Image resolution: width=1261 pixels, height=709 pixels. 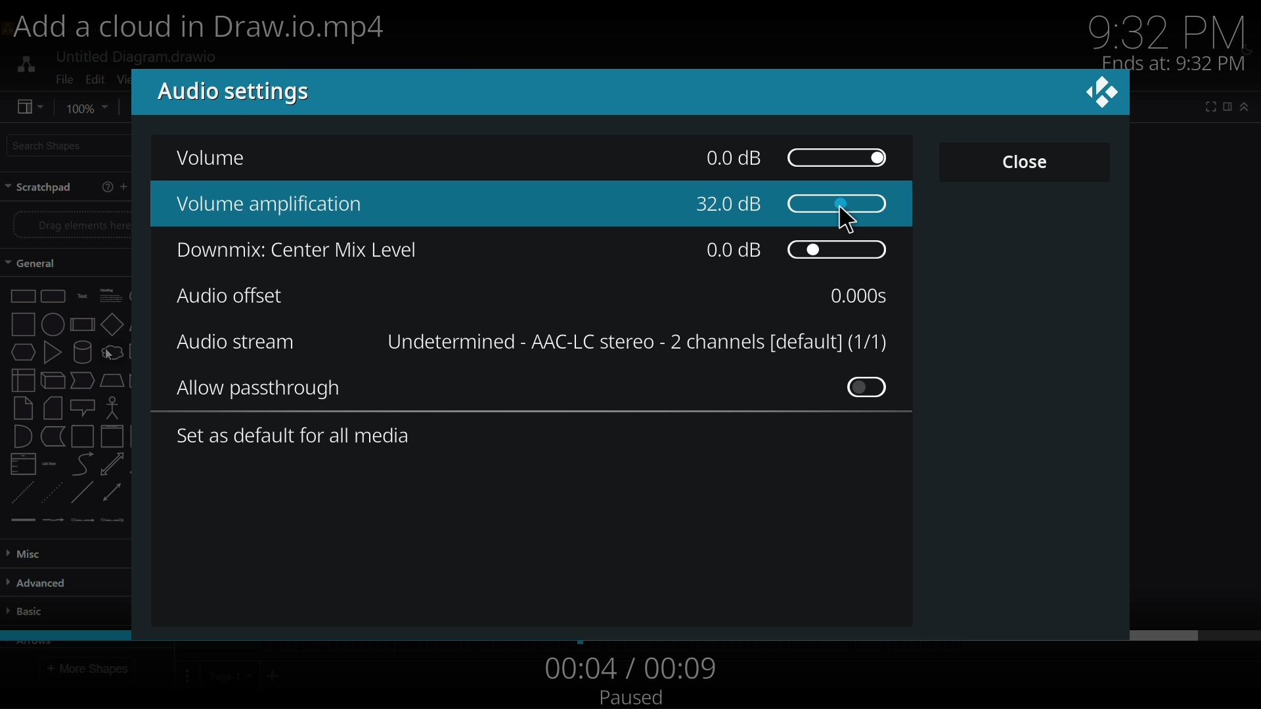 I want to click on audio stream, so click(x=235, y=341).